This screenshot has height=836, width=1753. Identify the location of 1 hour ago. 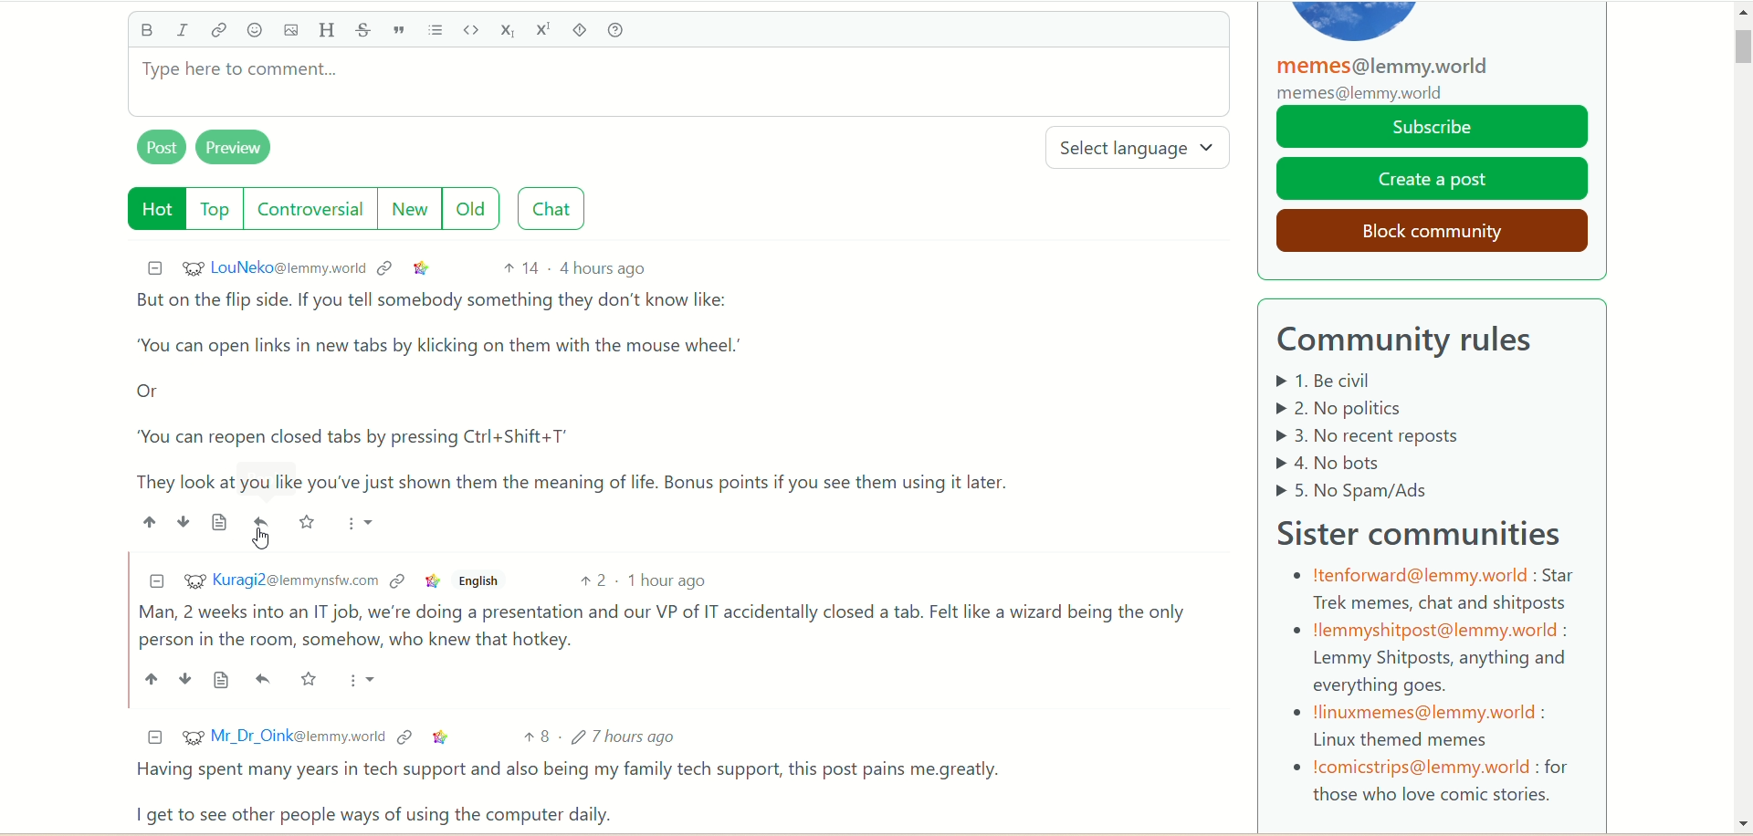
(670, 582).